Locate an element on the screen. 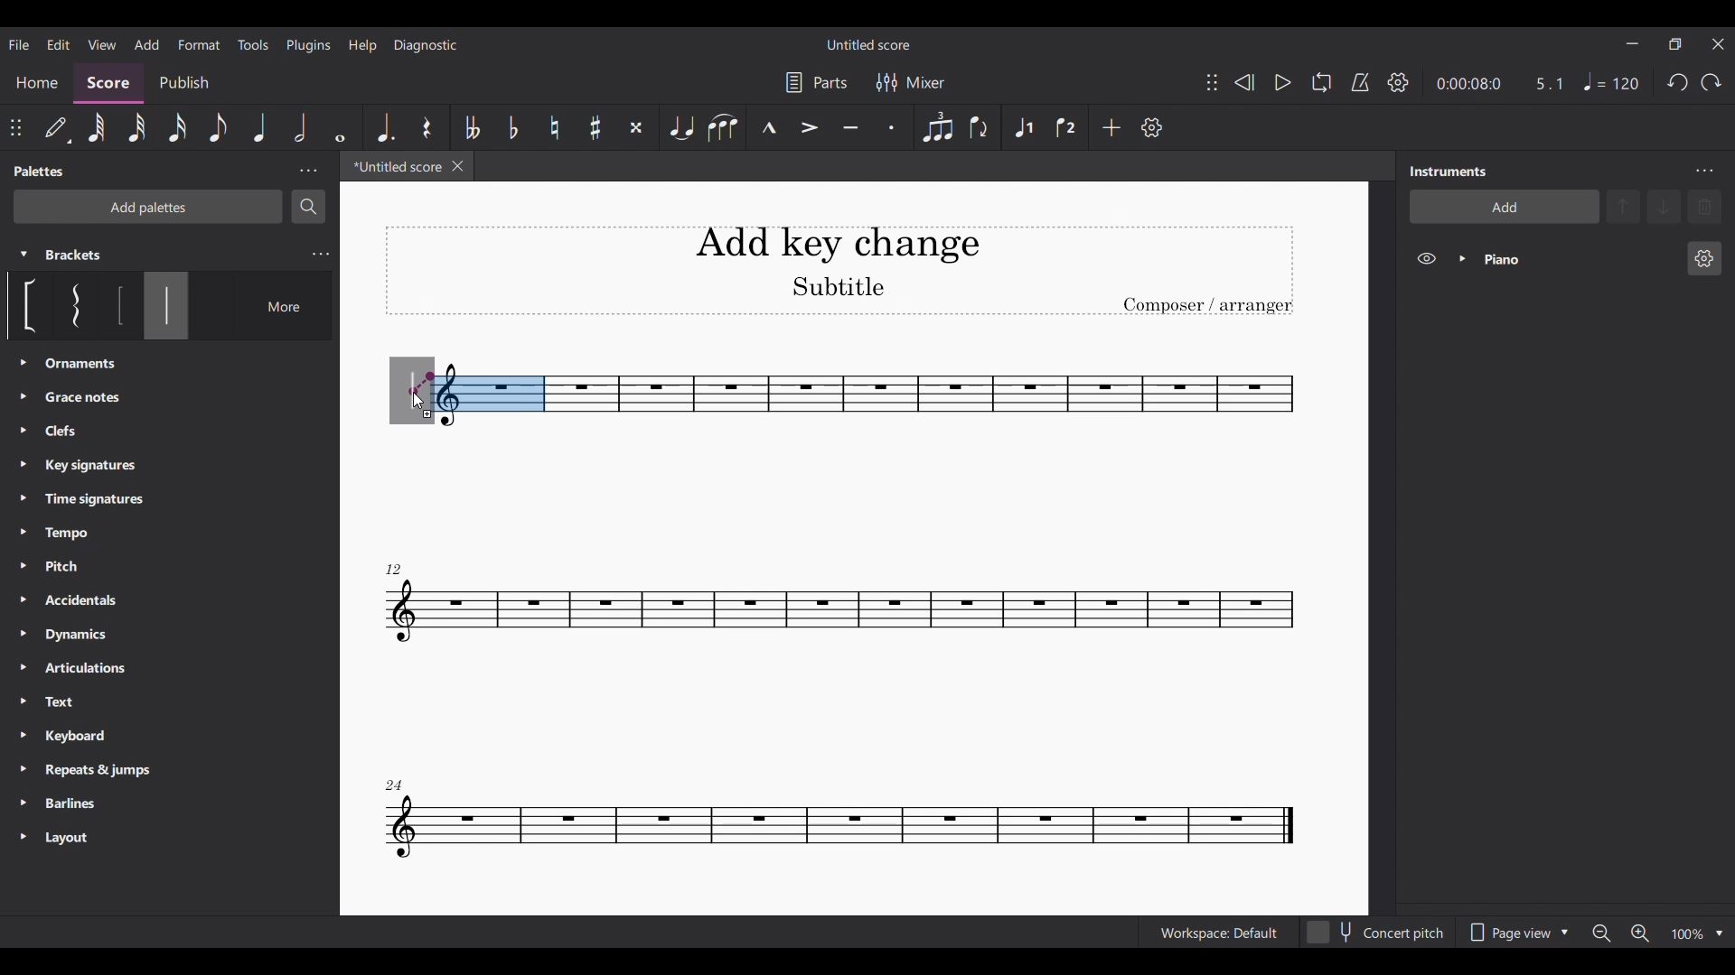  Move down is located at coordinates (1665, 207).